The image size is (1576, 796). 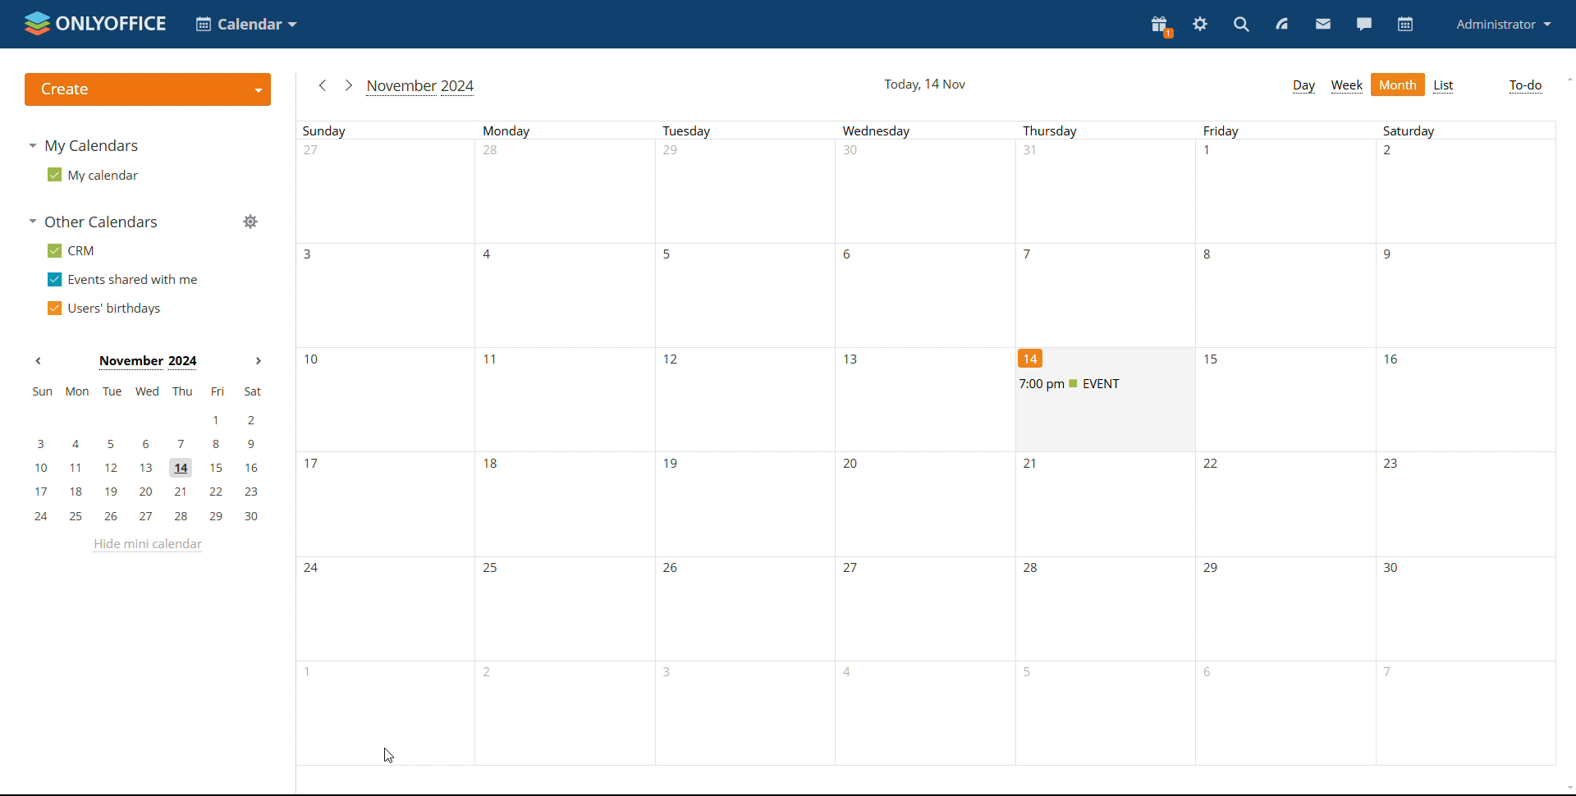 I want to click on chat, so click(x=1362, y=24).